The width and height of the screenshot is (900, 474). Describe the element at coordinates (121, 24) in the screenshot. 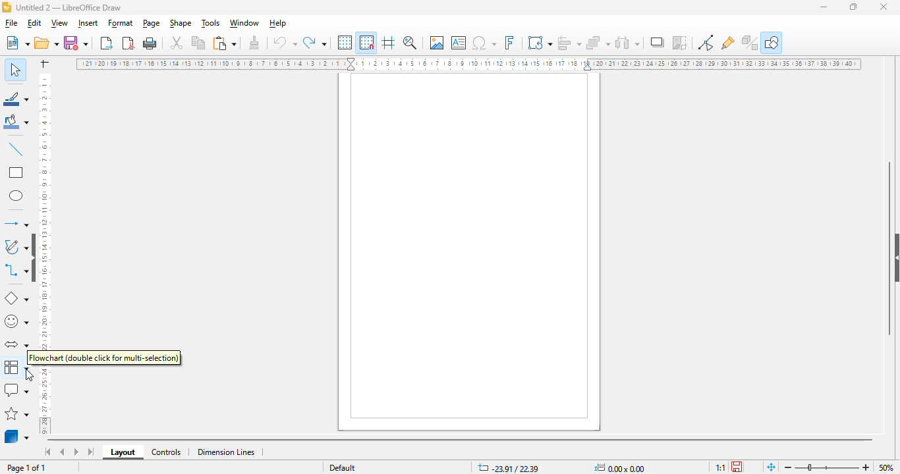

I see `format` at that location.